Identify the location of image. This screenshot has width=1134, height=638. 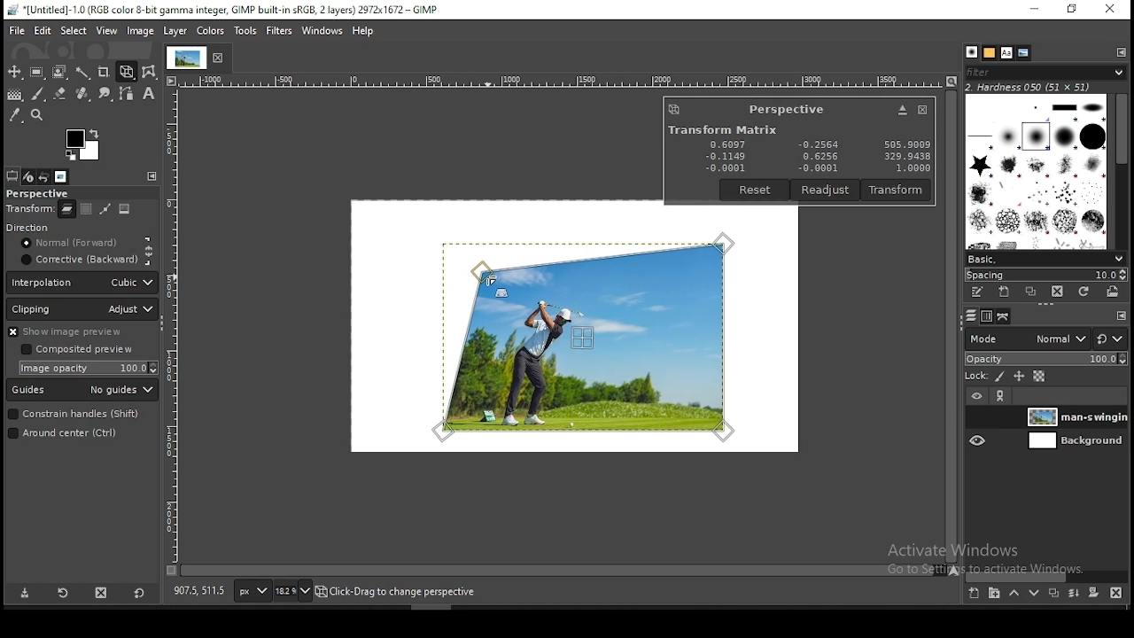
(208, 30).